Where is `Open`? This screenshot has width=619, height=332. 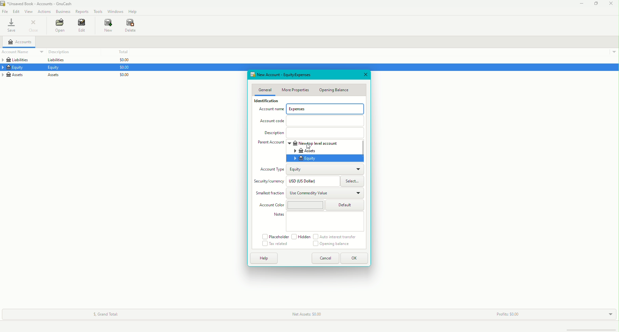
Open is located at coordinates (58, 26).